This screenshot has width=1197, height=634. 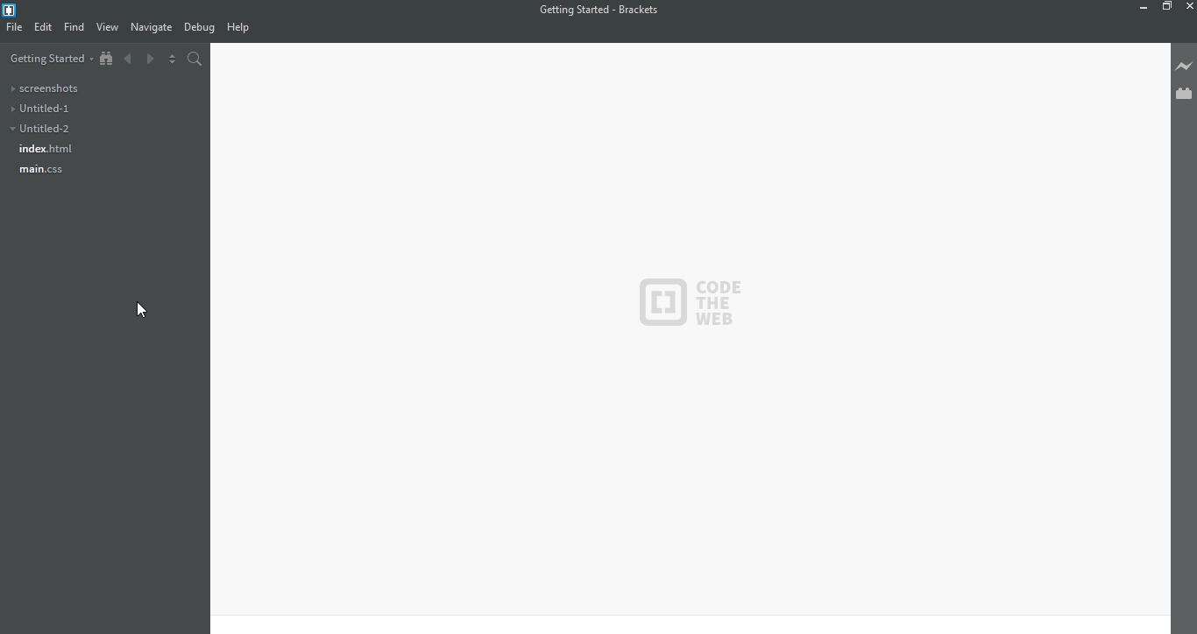 I want to click on close, so click(x=1187, y=6).